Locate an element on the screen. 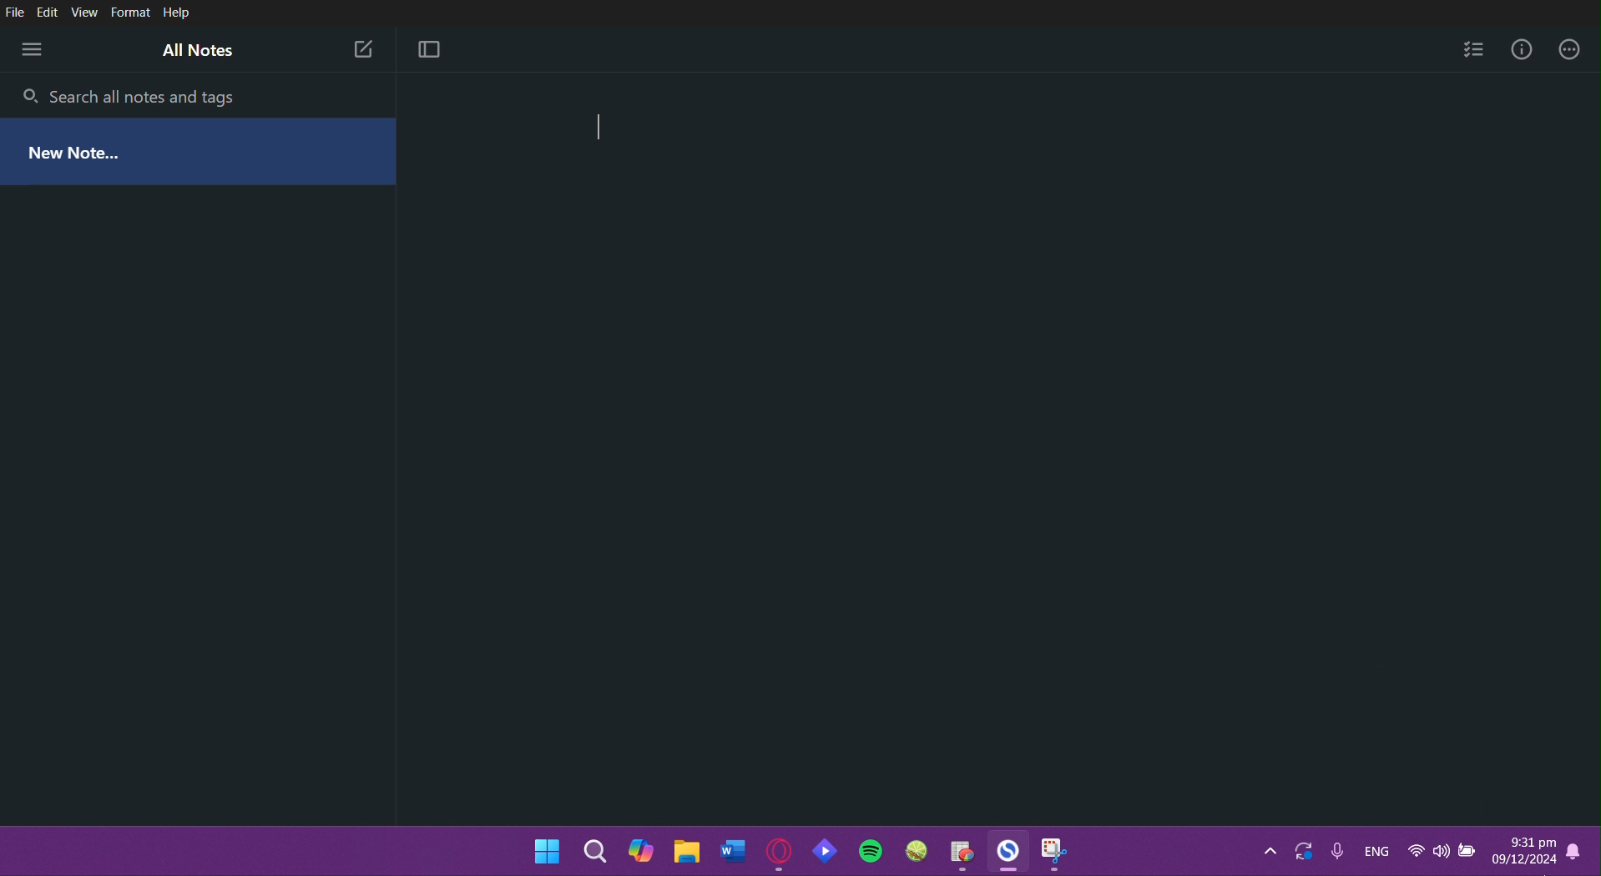  View is located at coordinates (86, 13).